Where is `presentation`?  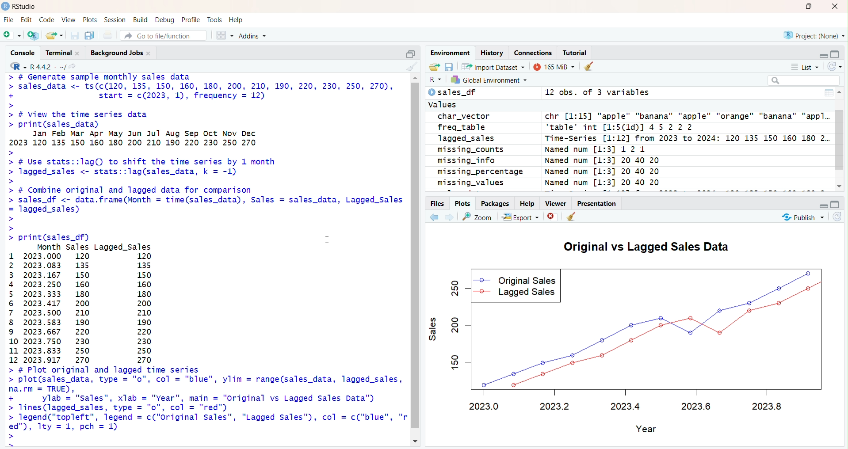 presentation is located at coordinates (598, 204).